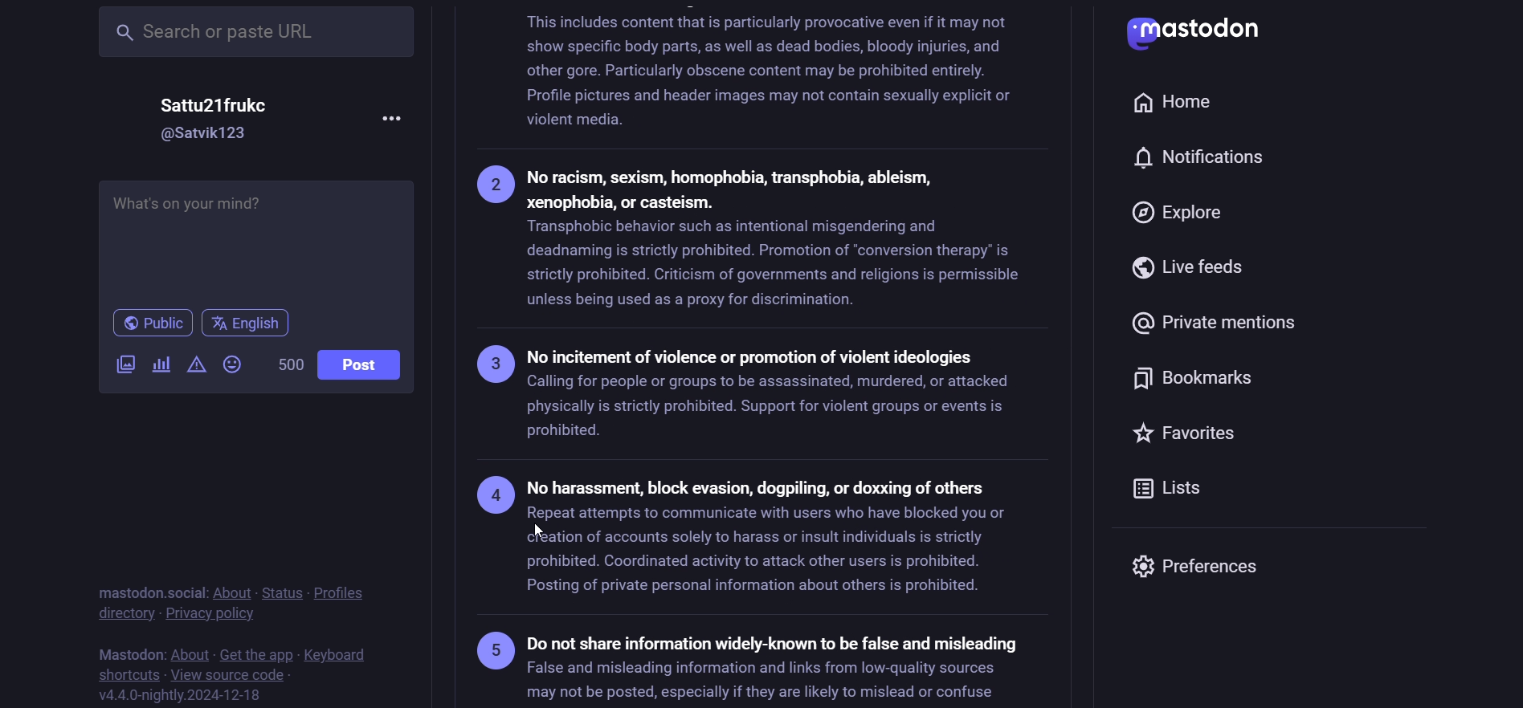 This screenshot has width=1523, height=708. Describe the element at coordinates (231, 592) in the screenshot. I see `about` at that location.